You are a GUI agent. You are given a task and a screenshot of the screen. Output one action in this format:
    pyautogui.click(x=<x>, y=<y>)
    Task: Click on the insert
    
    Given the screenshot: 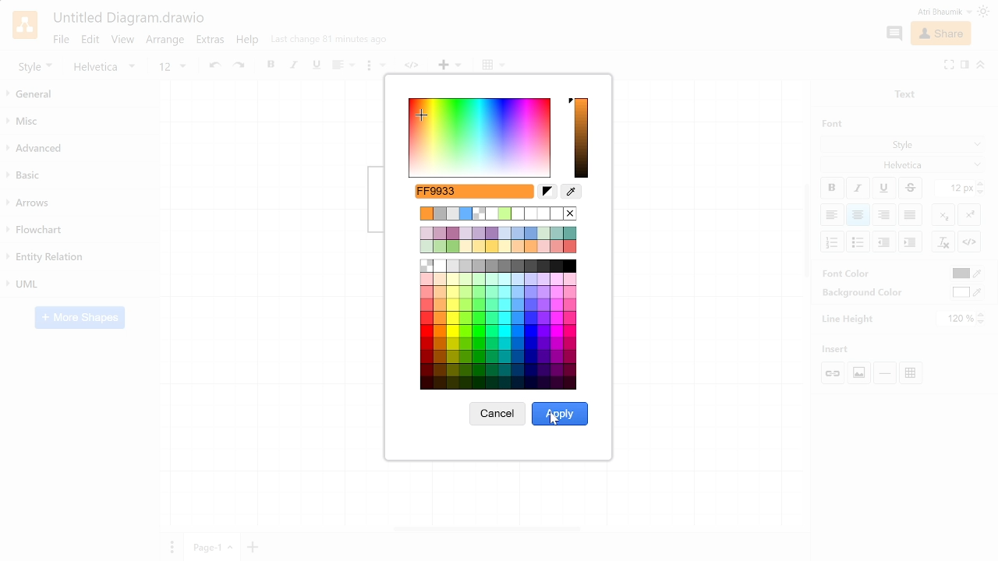 What is the action you would take?
    pyautogui.click(x=841, y=349)
    